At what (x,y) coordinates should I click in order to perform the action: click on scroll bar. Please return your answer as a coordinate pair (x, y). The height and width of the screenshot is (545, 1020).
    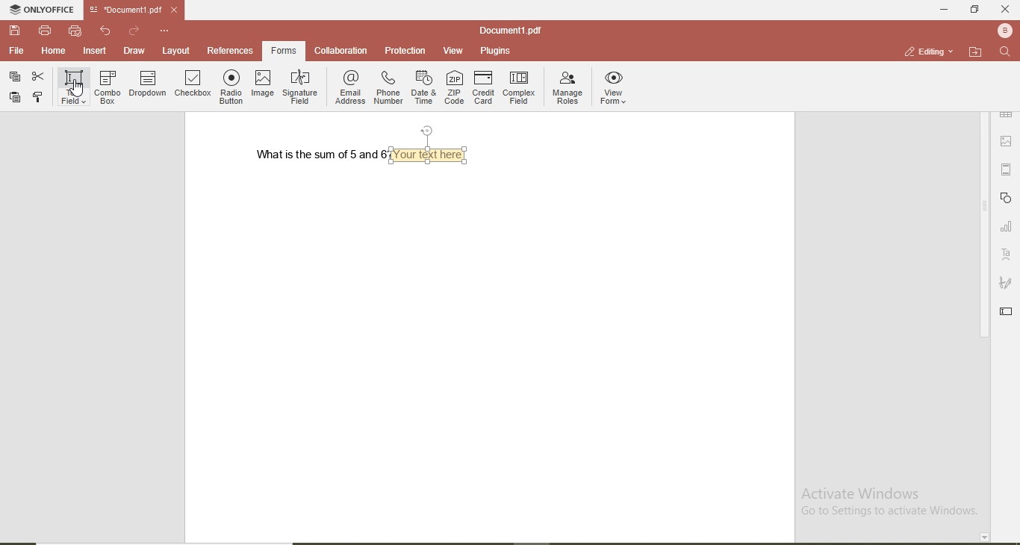
    Looking at the image, I should click on (983, 227).